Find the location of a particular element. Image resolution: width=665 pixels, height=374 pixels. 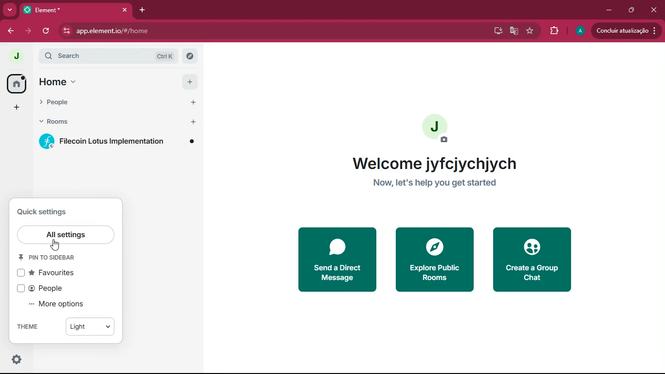

Cursor is located at coordinates (54, 246).